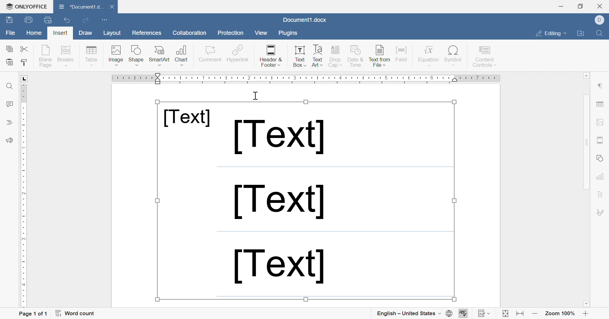 This screenshot has width=609, height=319. What do you see at coordinates (601, 213) in the screenshot?
I see `Signature settings` at bounding box center [601, 213].